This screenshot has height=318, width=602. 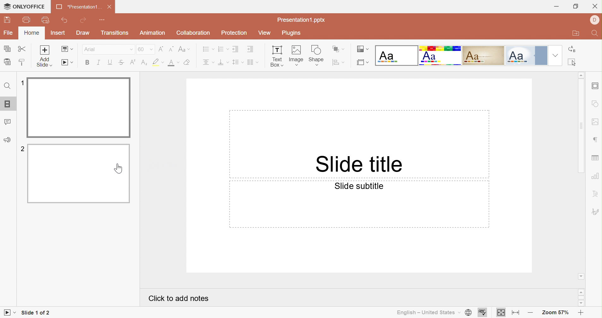 What do you see at coordinates (529, 311) in the screenshot?
I see `Zoom out` at bounding box center [529, 311].